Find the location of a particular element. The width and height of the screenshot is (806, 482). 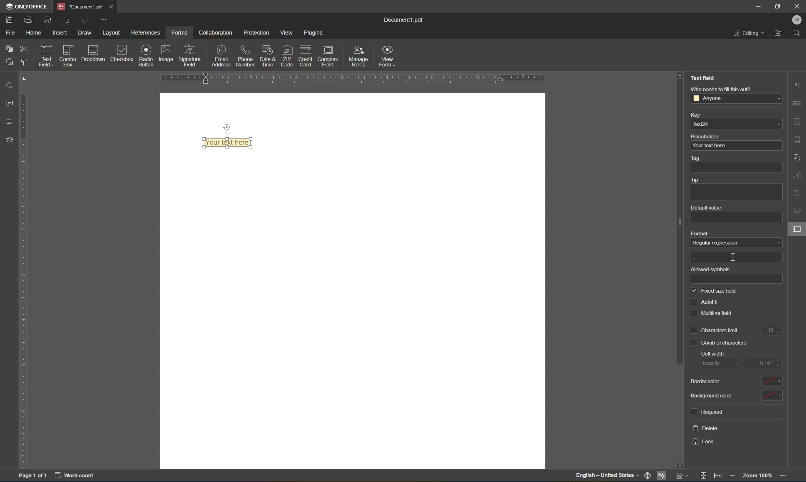

headings is located at coordinates (10, 121).